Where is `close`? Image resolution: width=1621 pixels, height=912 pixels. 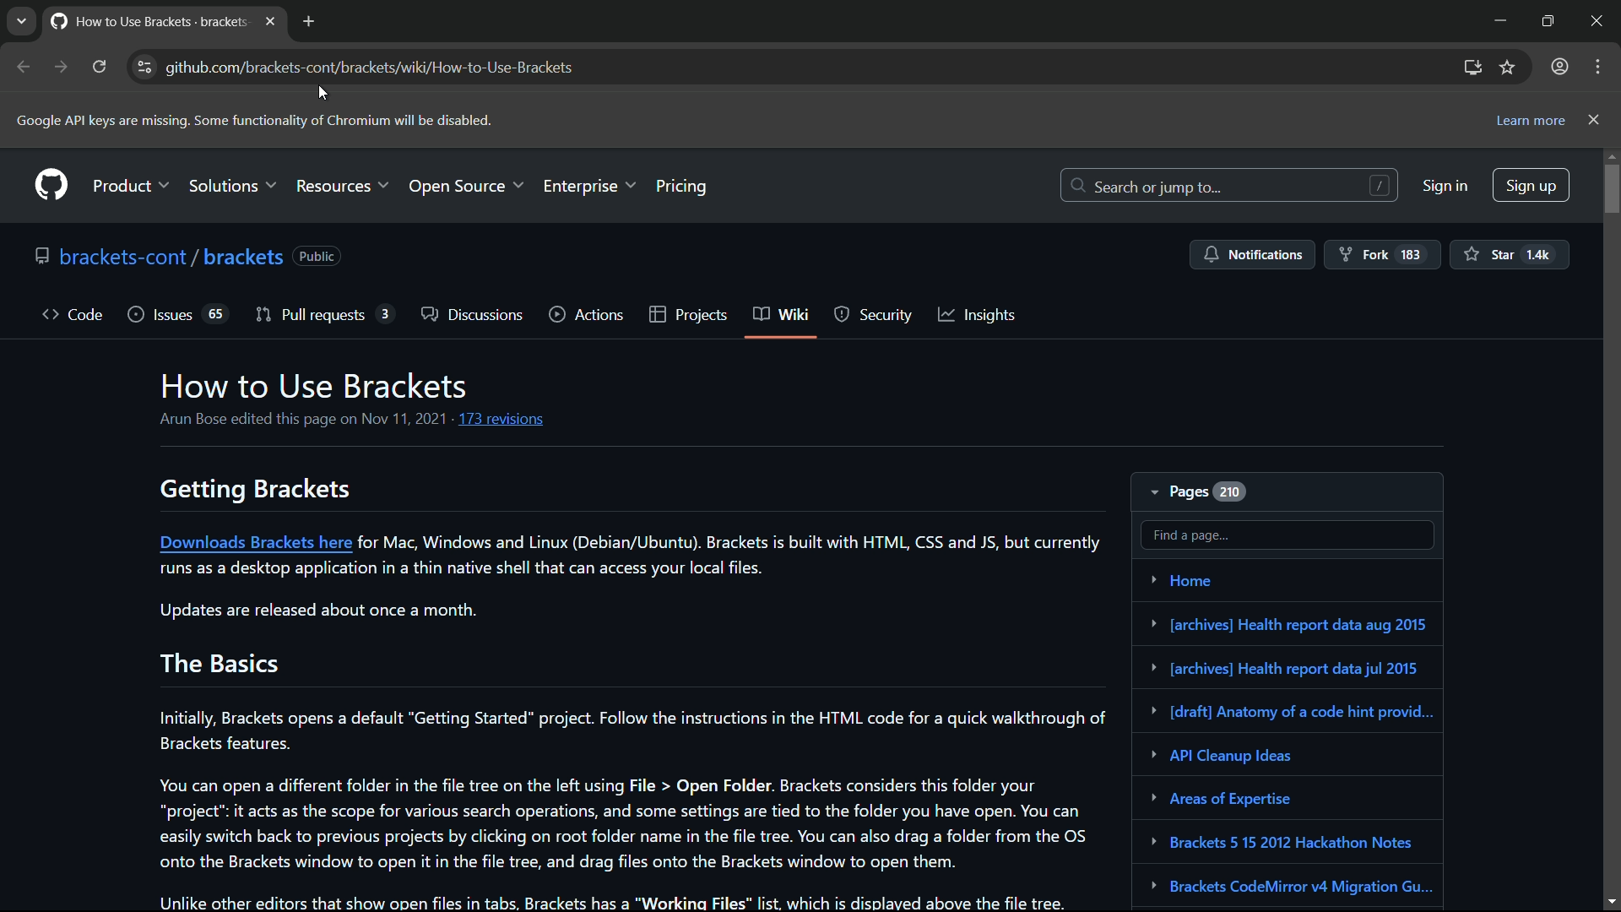
close is located at coordinates (1595, 117).